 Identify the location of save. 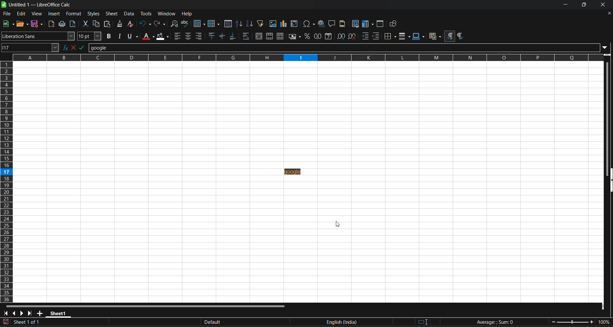
(37, 24).